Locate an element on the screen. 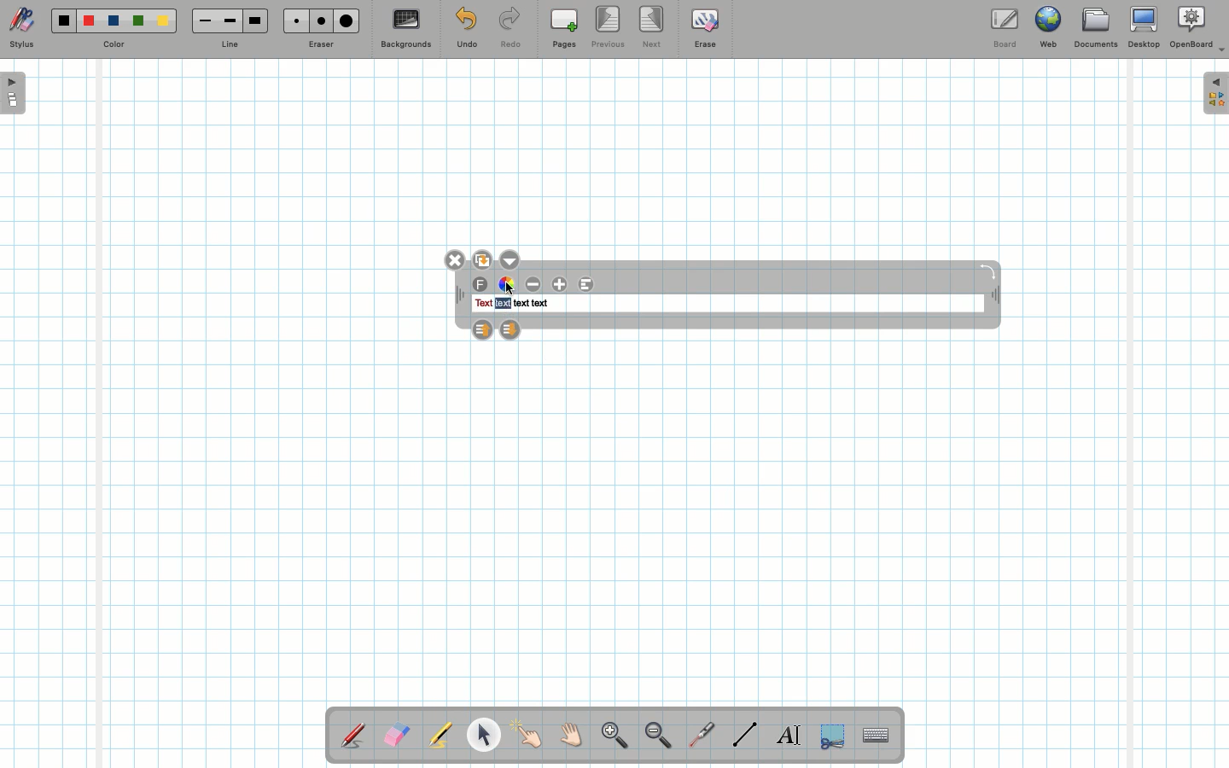 The width and height of the screenshot is (1229, 768). text is located at coordinates (521, 304).